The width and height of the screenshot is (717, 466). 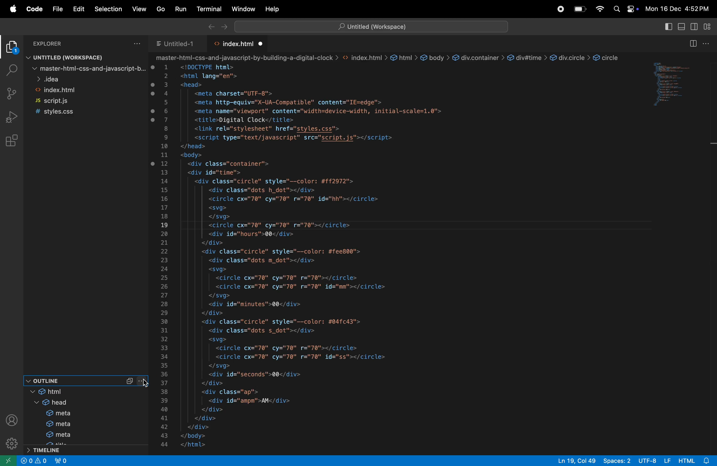 I want to click on window, so click(x=242, y=9).